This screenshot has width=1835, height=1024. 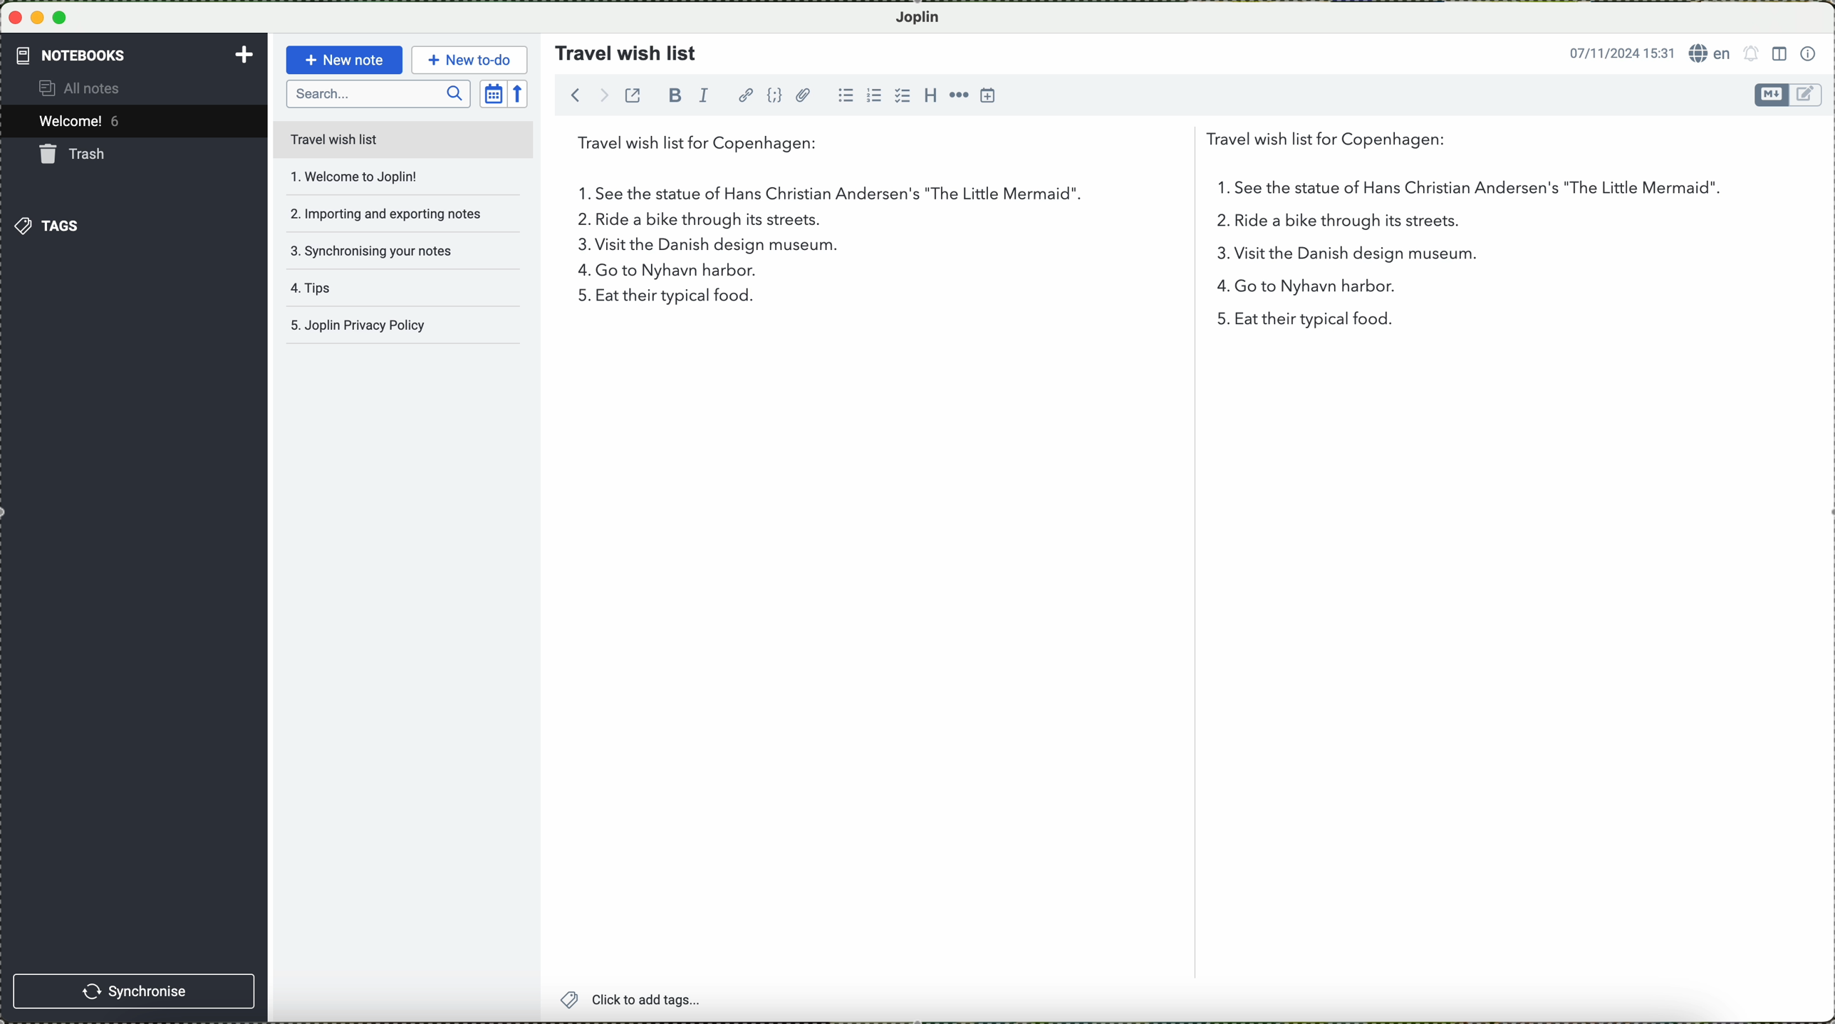 What do you see at coordinates (573, 248) in the screenshot?
I see `3 on the list` at bounding box center [573, 248].